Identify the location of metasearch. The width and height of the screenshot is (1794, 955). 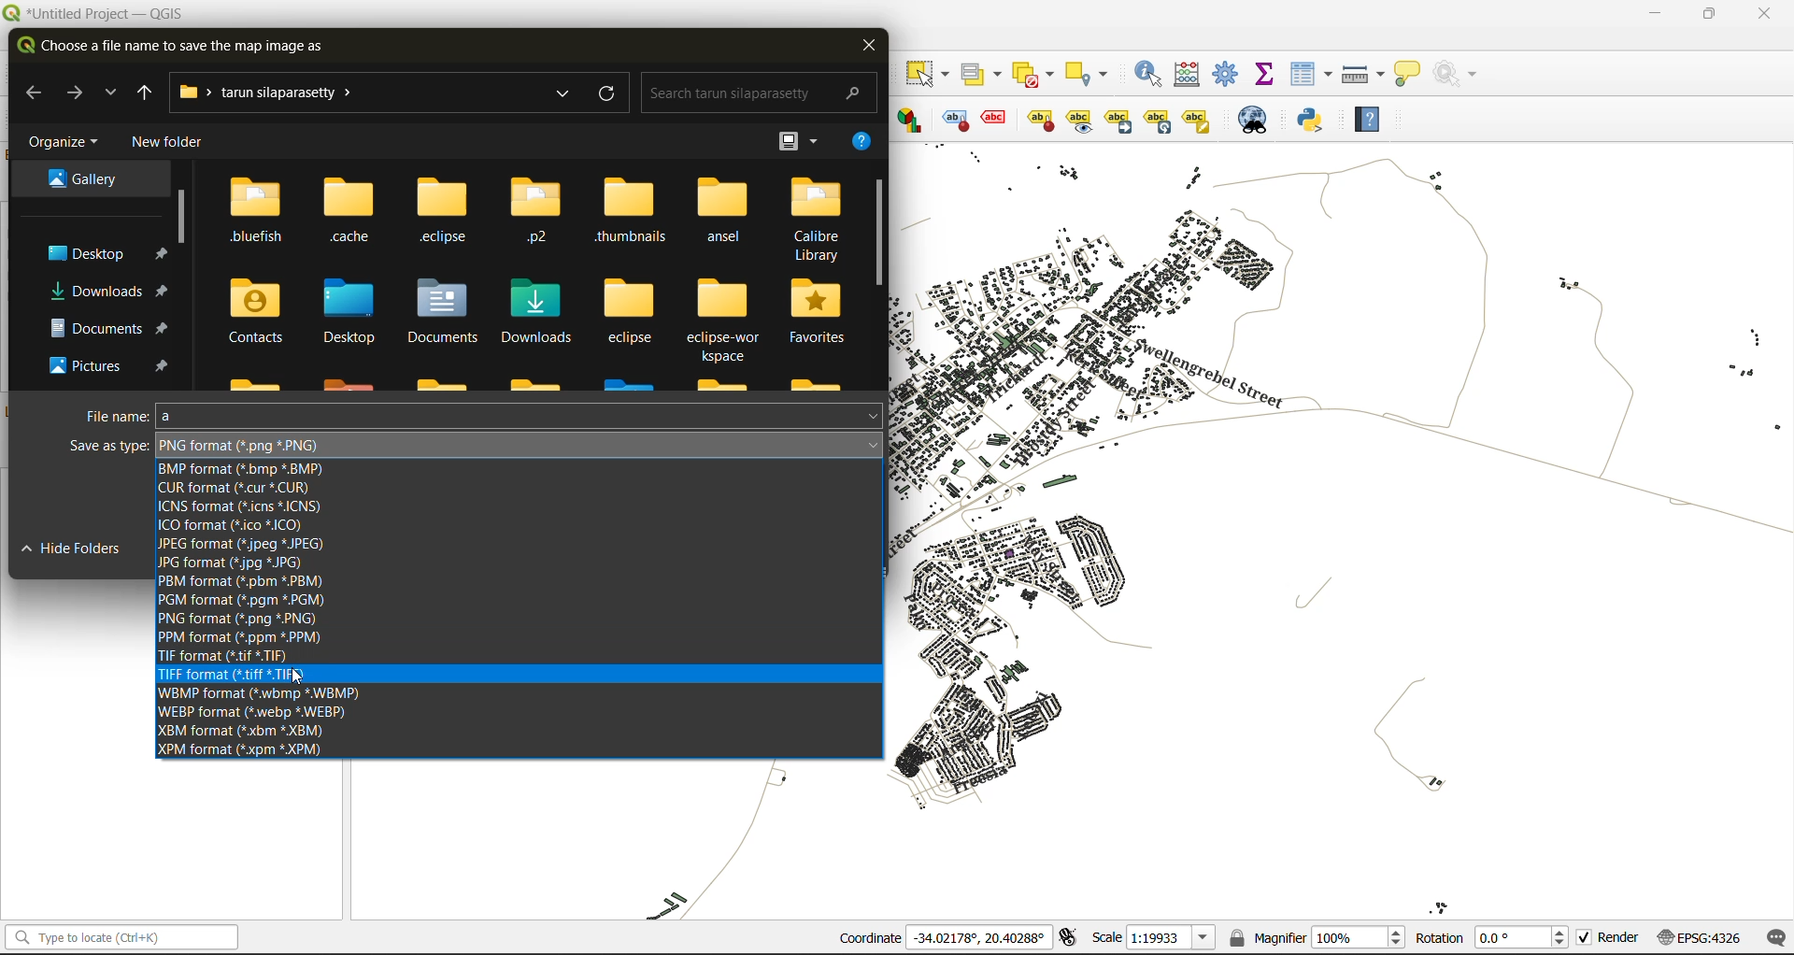
(1255, 120).